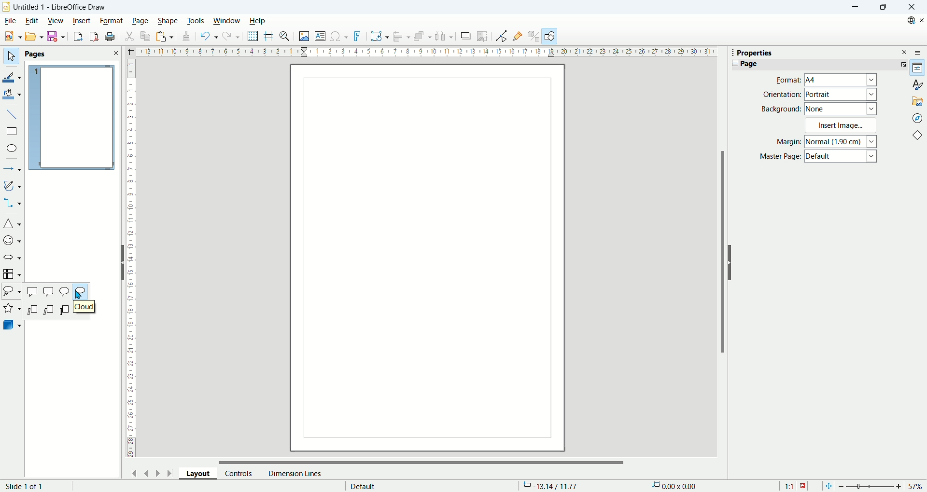 The image size is (927, 492). What do you see at coordinates (828, 485) in the screenshot?
I see `fit to window screen` at bounding box center [828, 485].